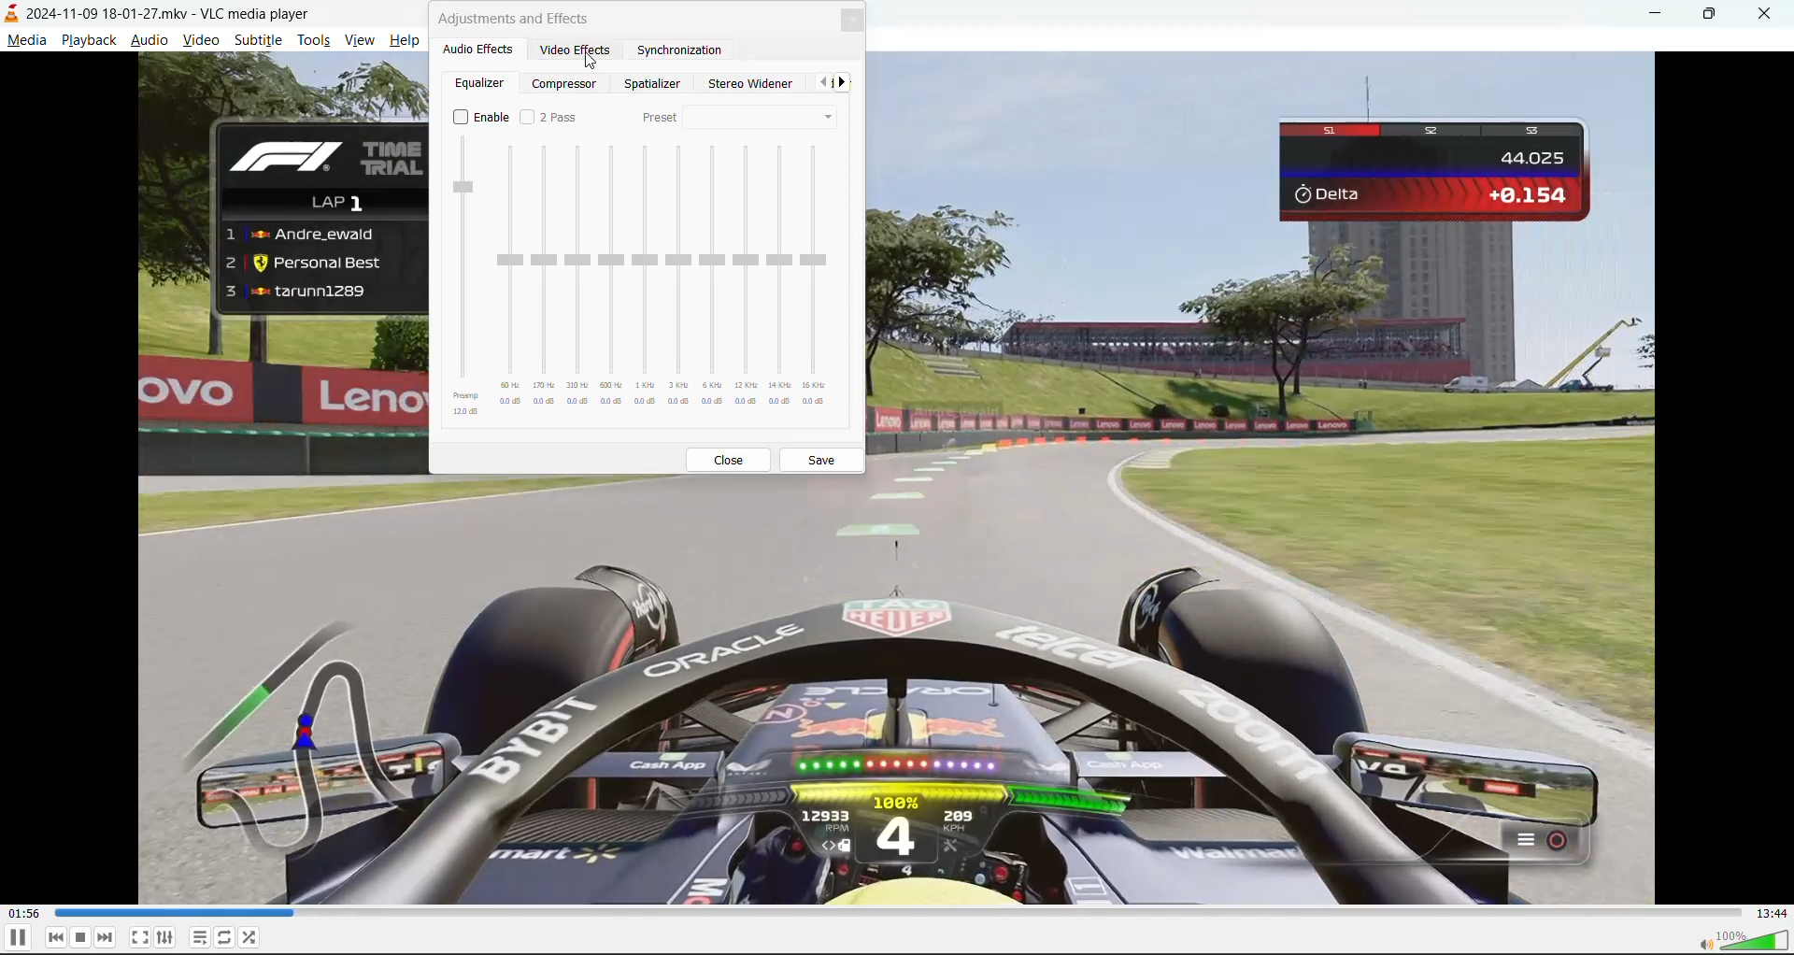  I want to click on close, so click(1767, 14).